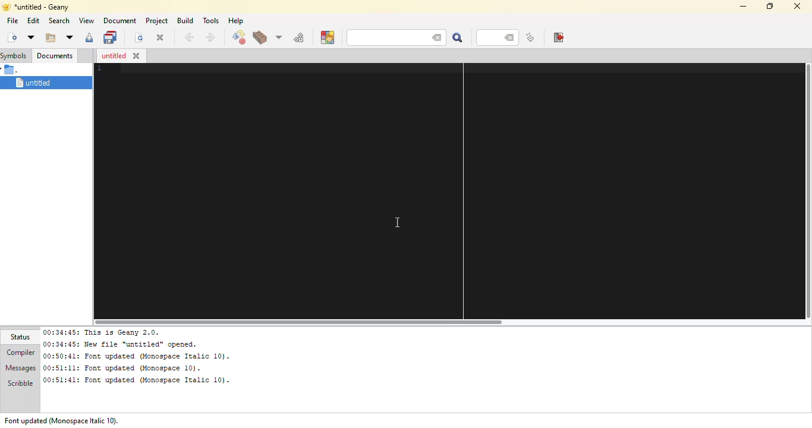 The width and height of the screenshot is (812, 428). What do you see at coordinates (434, 36) in the screenshot?
I see `back space` at bounding box center [434, 36].